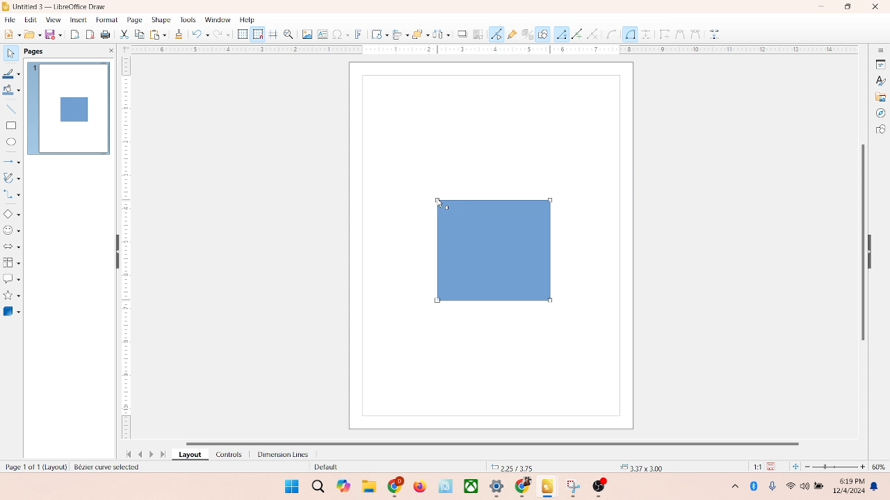 Image resolution: width=890 pixels, height=500 pixels. What do you see at coordinates (341, 34) in the screenshot?
I see `special character` at bounding box center [341, 34].